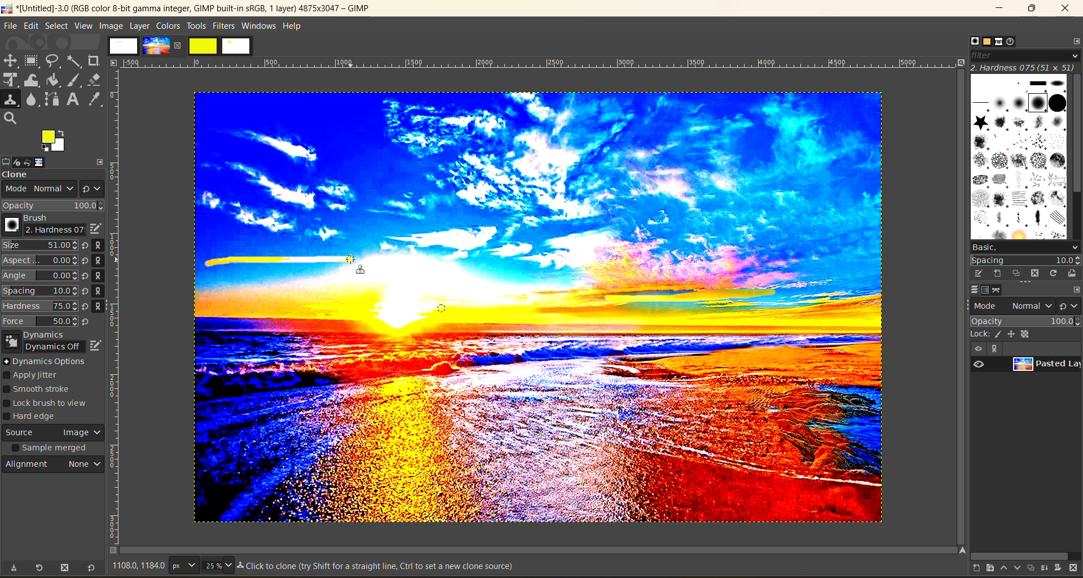 This screenshot has height=578, width=1083. What do you see at coordinates (33, 61) in the screenshot?
I see `rectangle select tool` at bounding box center [33, 61].